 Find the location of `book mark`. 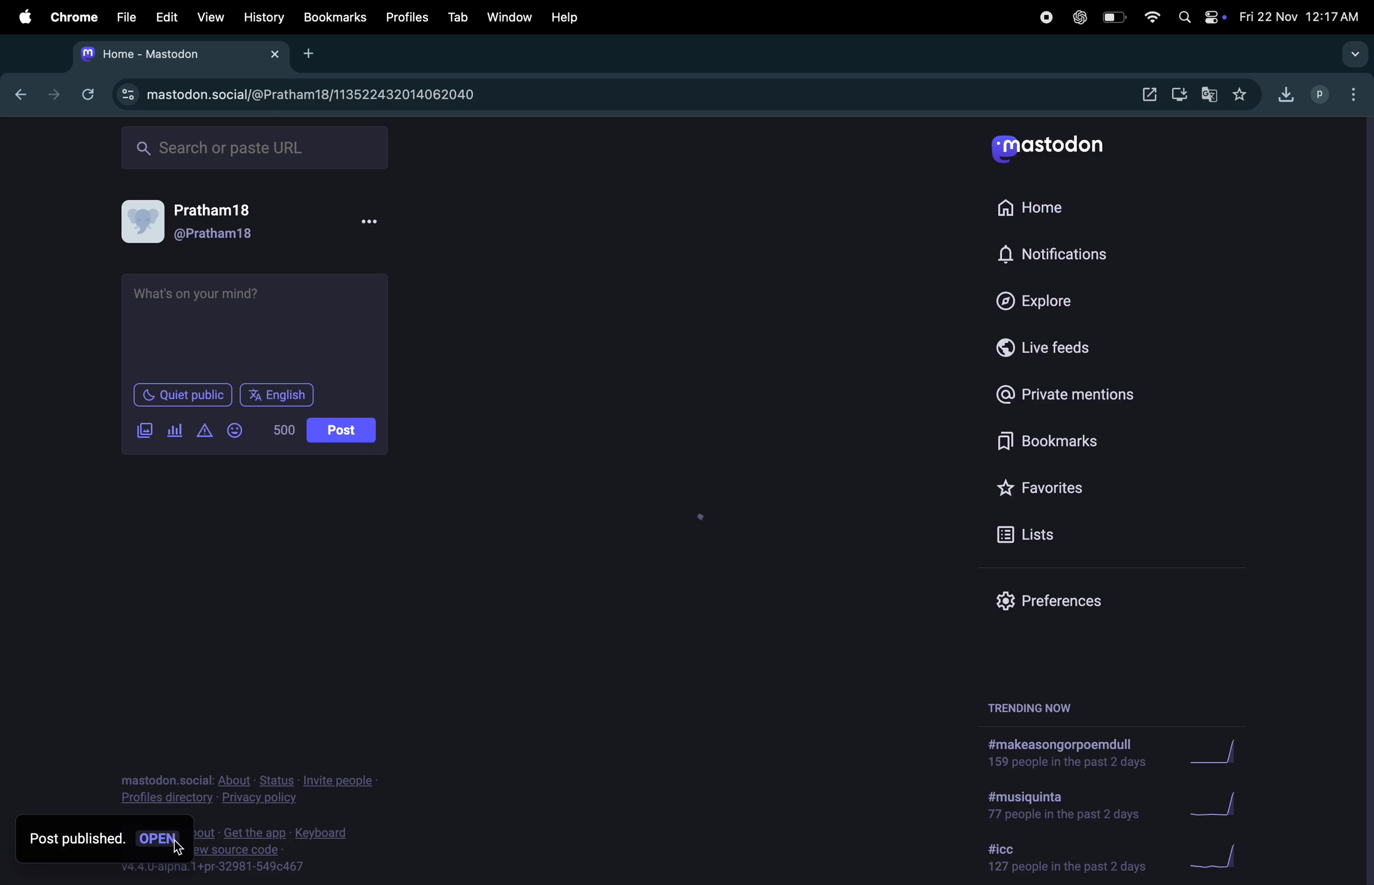

book mark is located at coordinates (1057, 442).